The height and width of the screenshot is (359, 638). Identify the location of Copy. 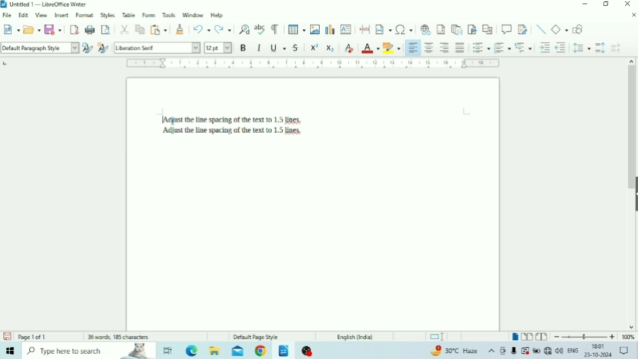
(140, 29).